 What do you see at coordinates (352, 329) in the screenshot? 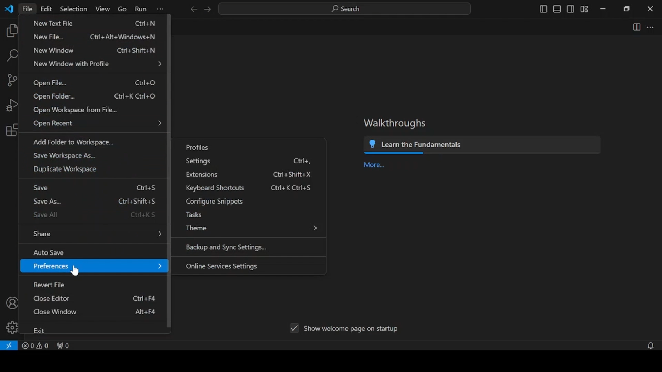
I see `show welcome page on startup` at bounding box center [352, 329].